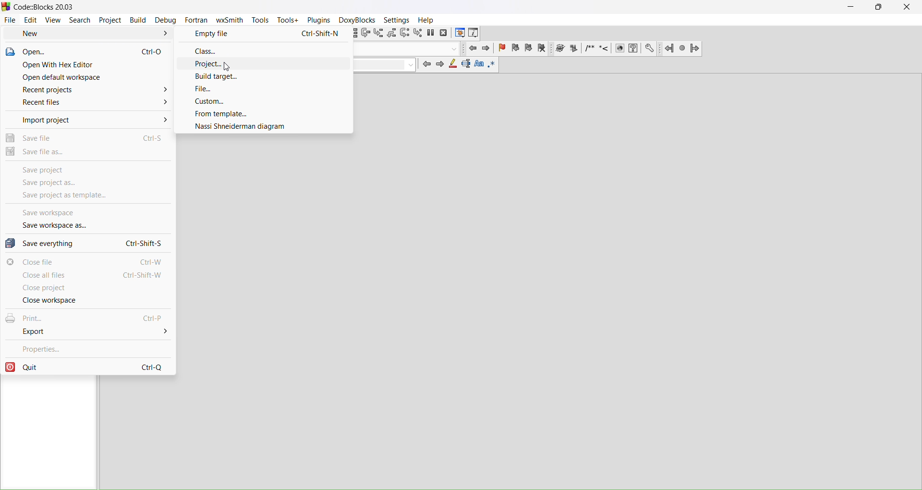 The height and width of the screenshot is (490, 922). I want to click on file, so click(263, 89).